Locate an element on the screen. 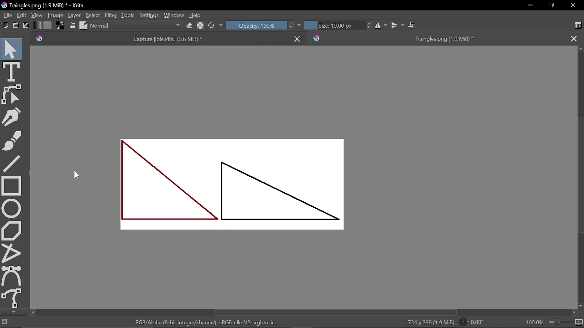 The image size is (584, 328). Close tab is located at coordinates (298, 37).